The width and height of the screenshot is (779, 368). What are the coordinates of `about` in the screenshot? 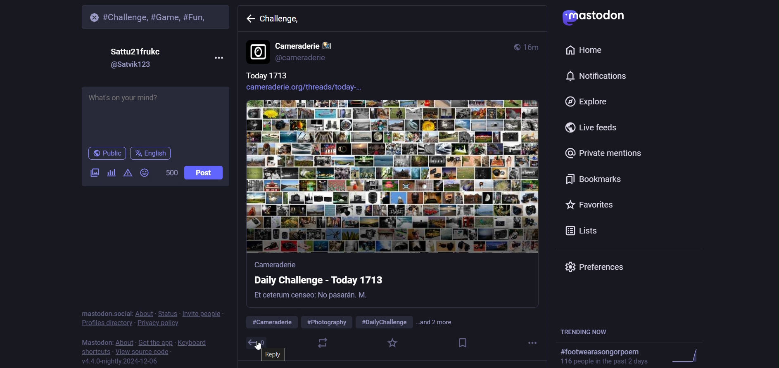 It's located at (144, 311).